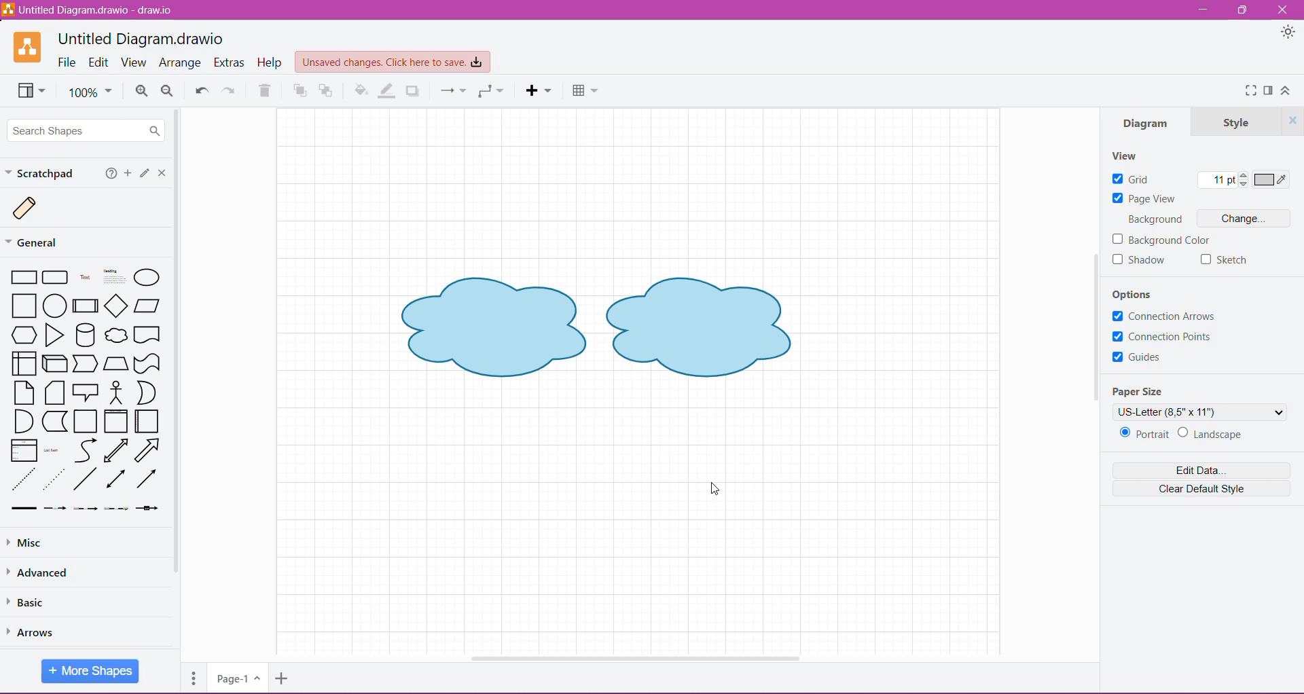 The height and width of the screenshot is (694, 1304). I want to click on Connection Arrows, so click(1164, 315).